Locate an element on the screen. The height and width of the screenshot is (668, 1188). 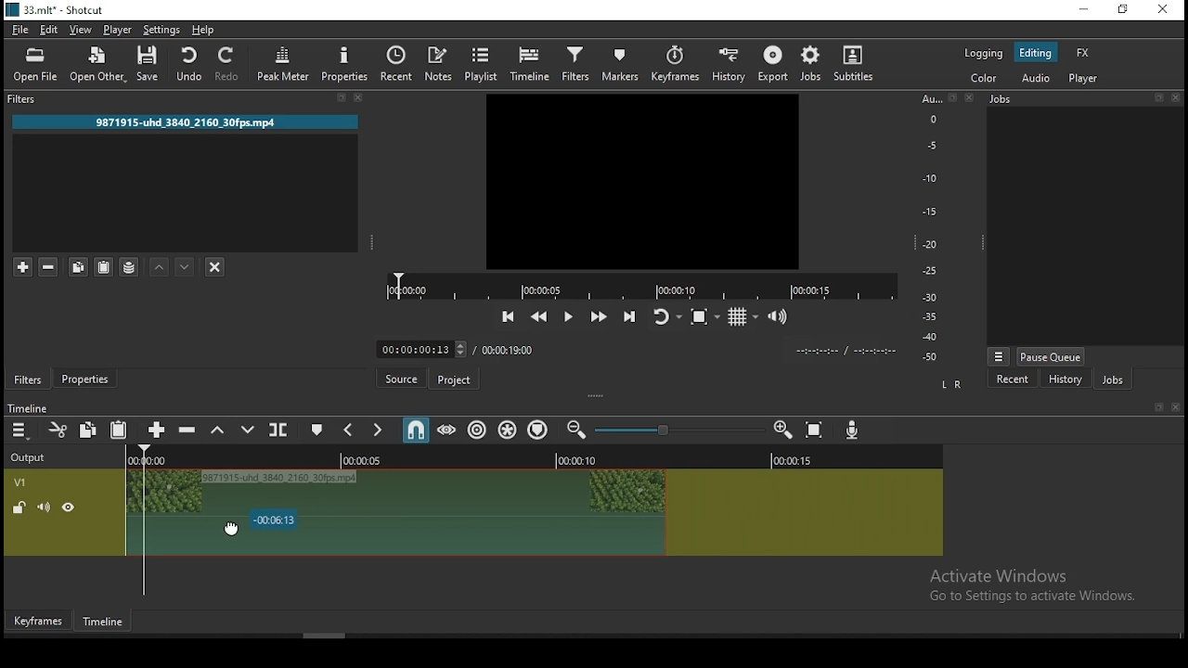
peak meter is located at coordinates (283, 65).